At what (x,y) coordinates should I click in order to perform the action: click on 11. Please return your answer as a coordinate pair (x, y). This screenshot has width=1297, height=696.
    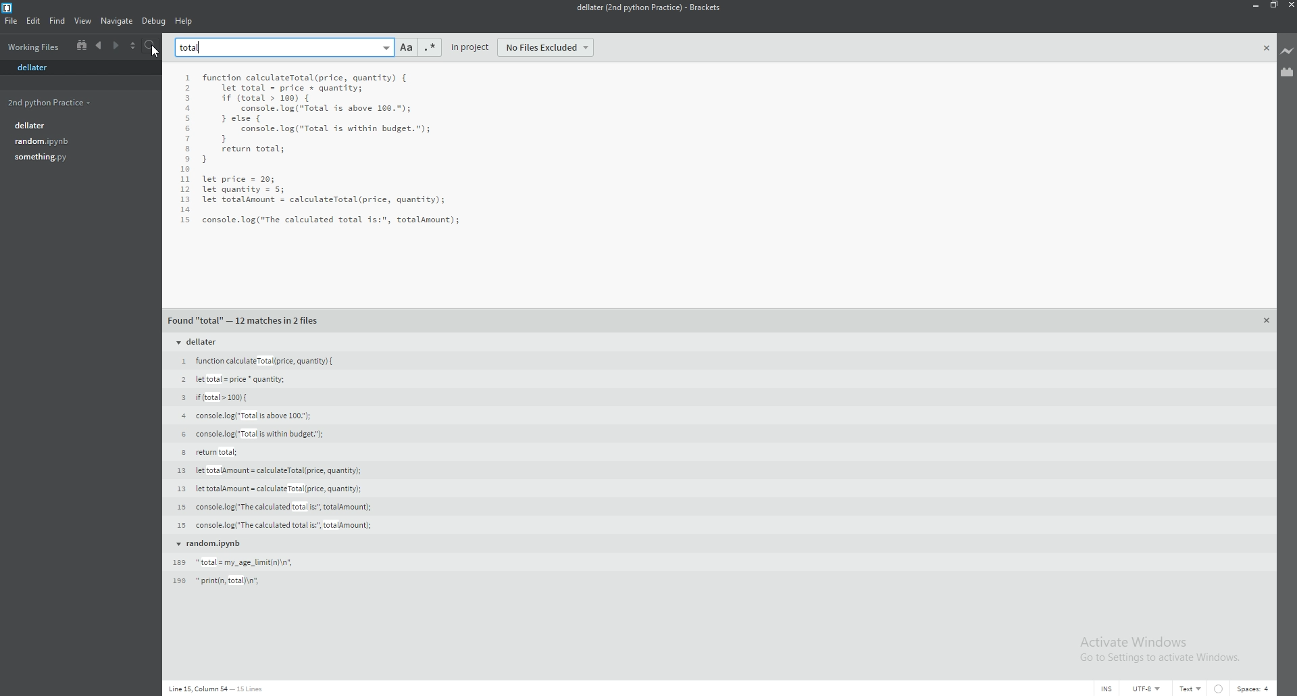
    Looking at the image, I should click on (185, 180).